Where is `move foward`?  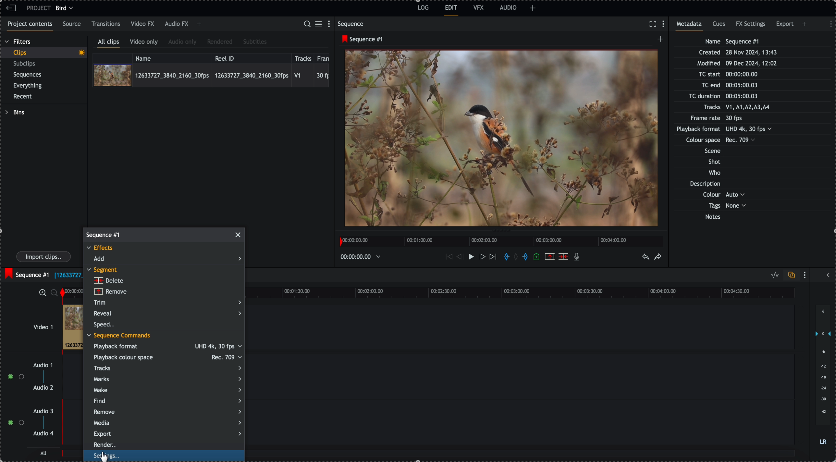 move foward is located at coordinates (493, 258).